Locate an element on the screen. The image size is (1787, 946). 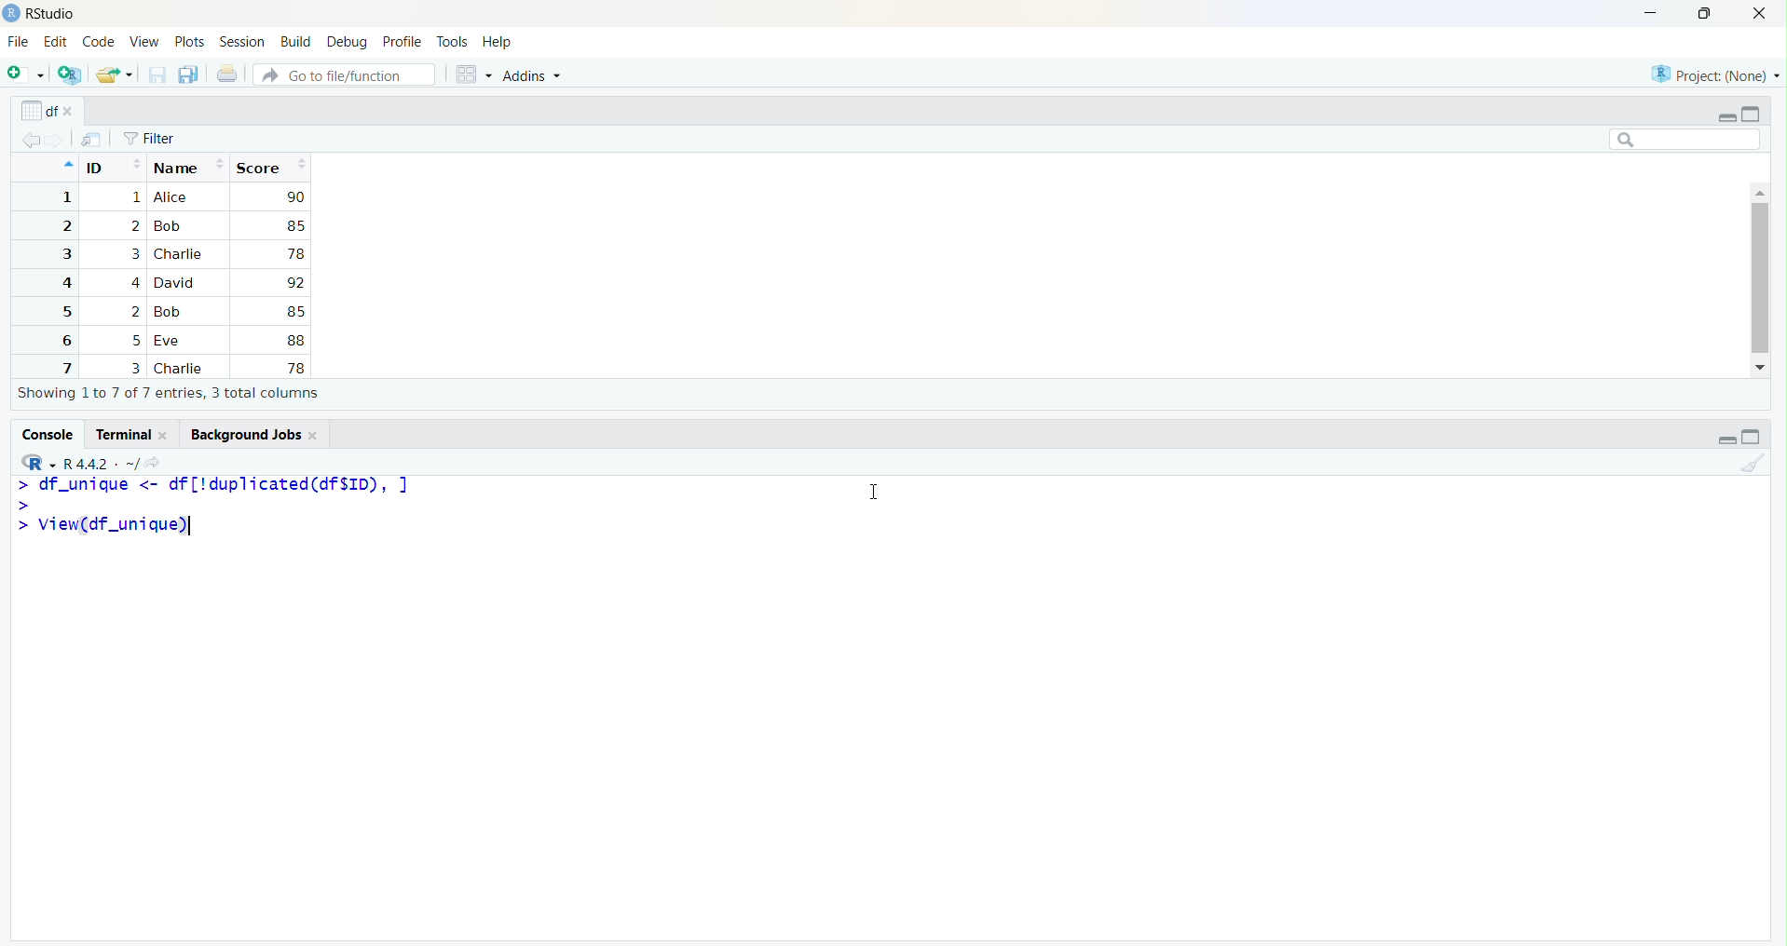
clear is located at coordinates (1752, 462).